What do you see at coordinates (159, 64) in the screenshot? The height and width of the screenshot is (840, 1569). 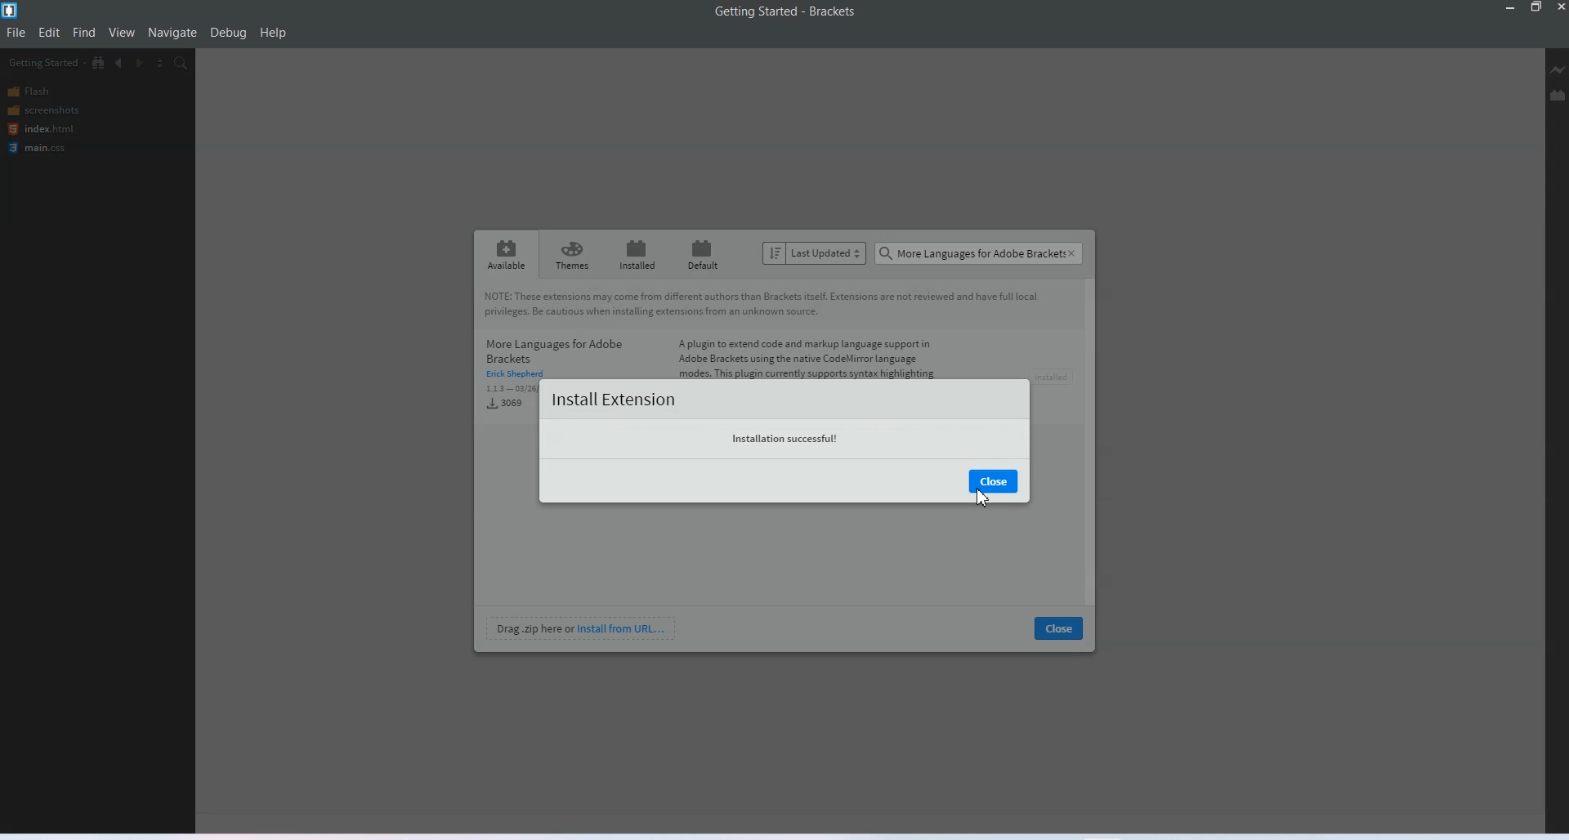 I see `Split the editor vertically or horizontally` at bounding box center [159, 64].